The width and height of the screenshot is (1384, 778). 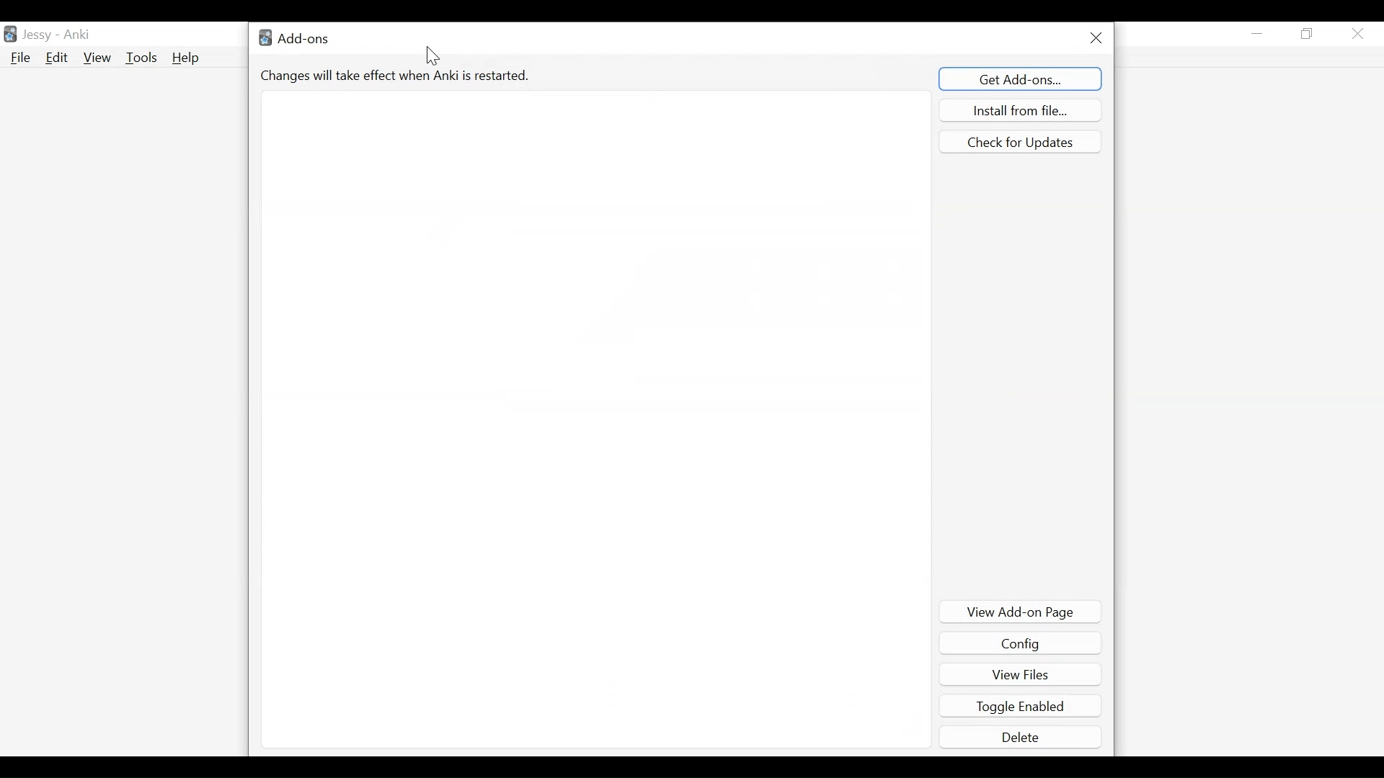 What do you see at coordinates (10, 35) in the screenshot?
I see `Anki Desktop icon` at bounding box center [10, 35].